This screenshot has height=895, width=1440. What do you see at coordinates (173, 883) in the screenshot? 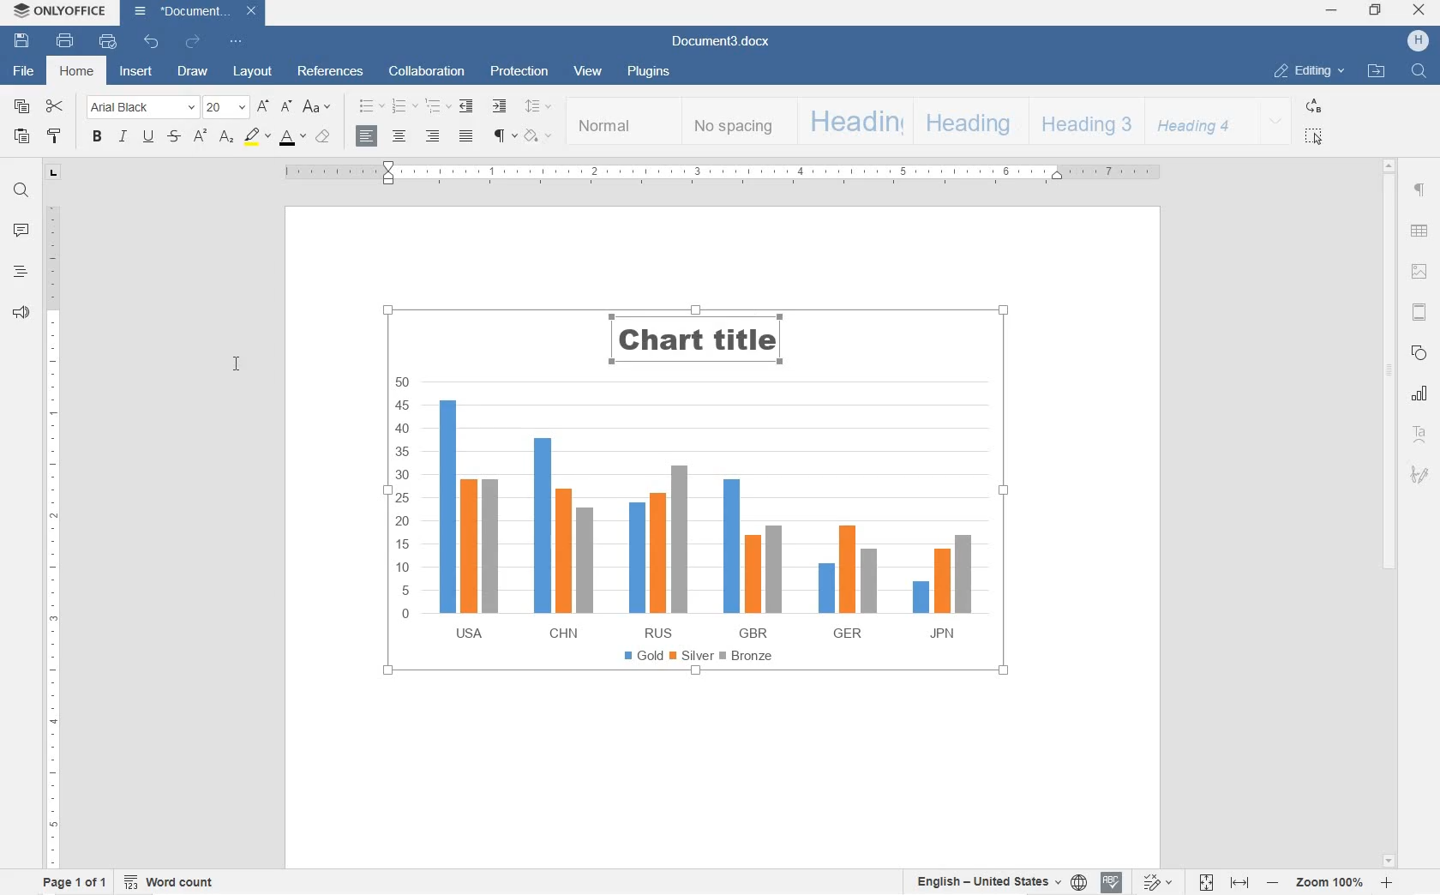
I see `WORD COUNT` at bounding box center [173, 883].